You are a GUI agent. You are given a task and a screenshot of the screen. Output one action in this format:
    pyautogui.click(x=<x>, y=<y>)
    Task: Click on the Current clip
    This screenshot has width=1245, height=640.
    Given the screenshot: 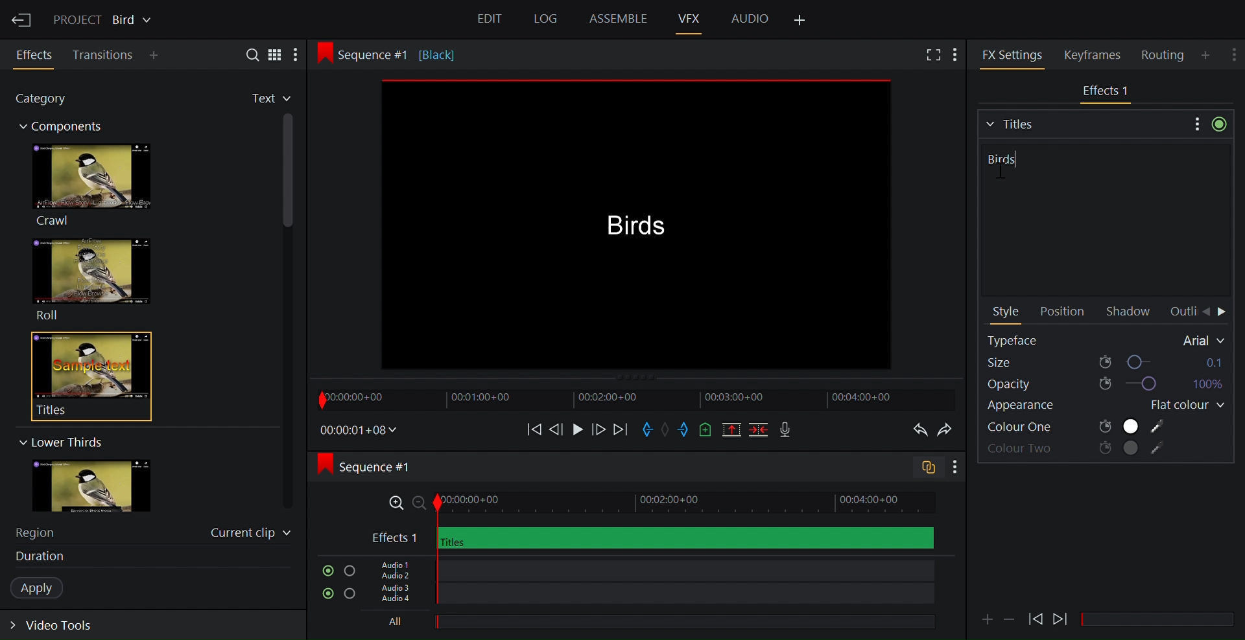 What is the action you would take?
    pyautogui.click(x=251, y=535)
    